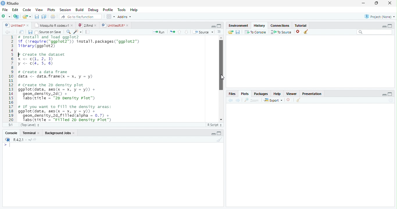 This screenshot has height=209, width=397. Describe the element at coordinates (78, 32) in the screenshot. I see `code tool` at that location.